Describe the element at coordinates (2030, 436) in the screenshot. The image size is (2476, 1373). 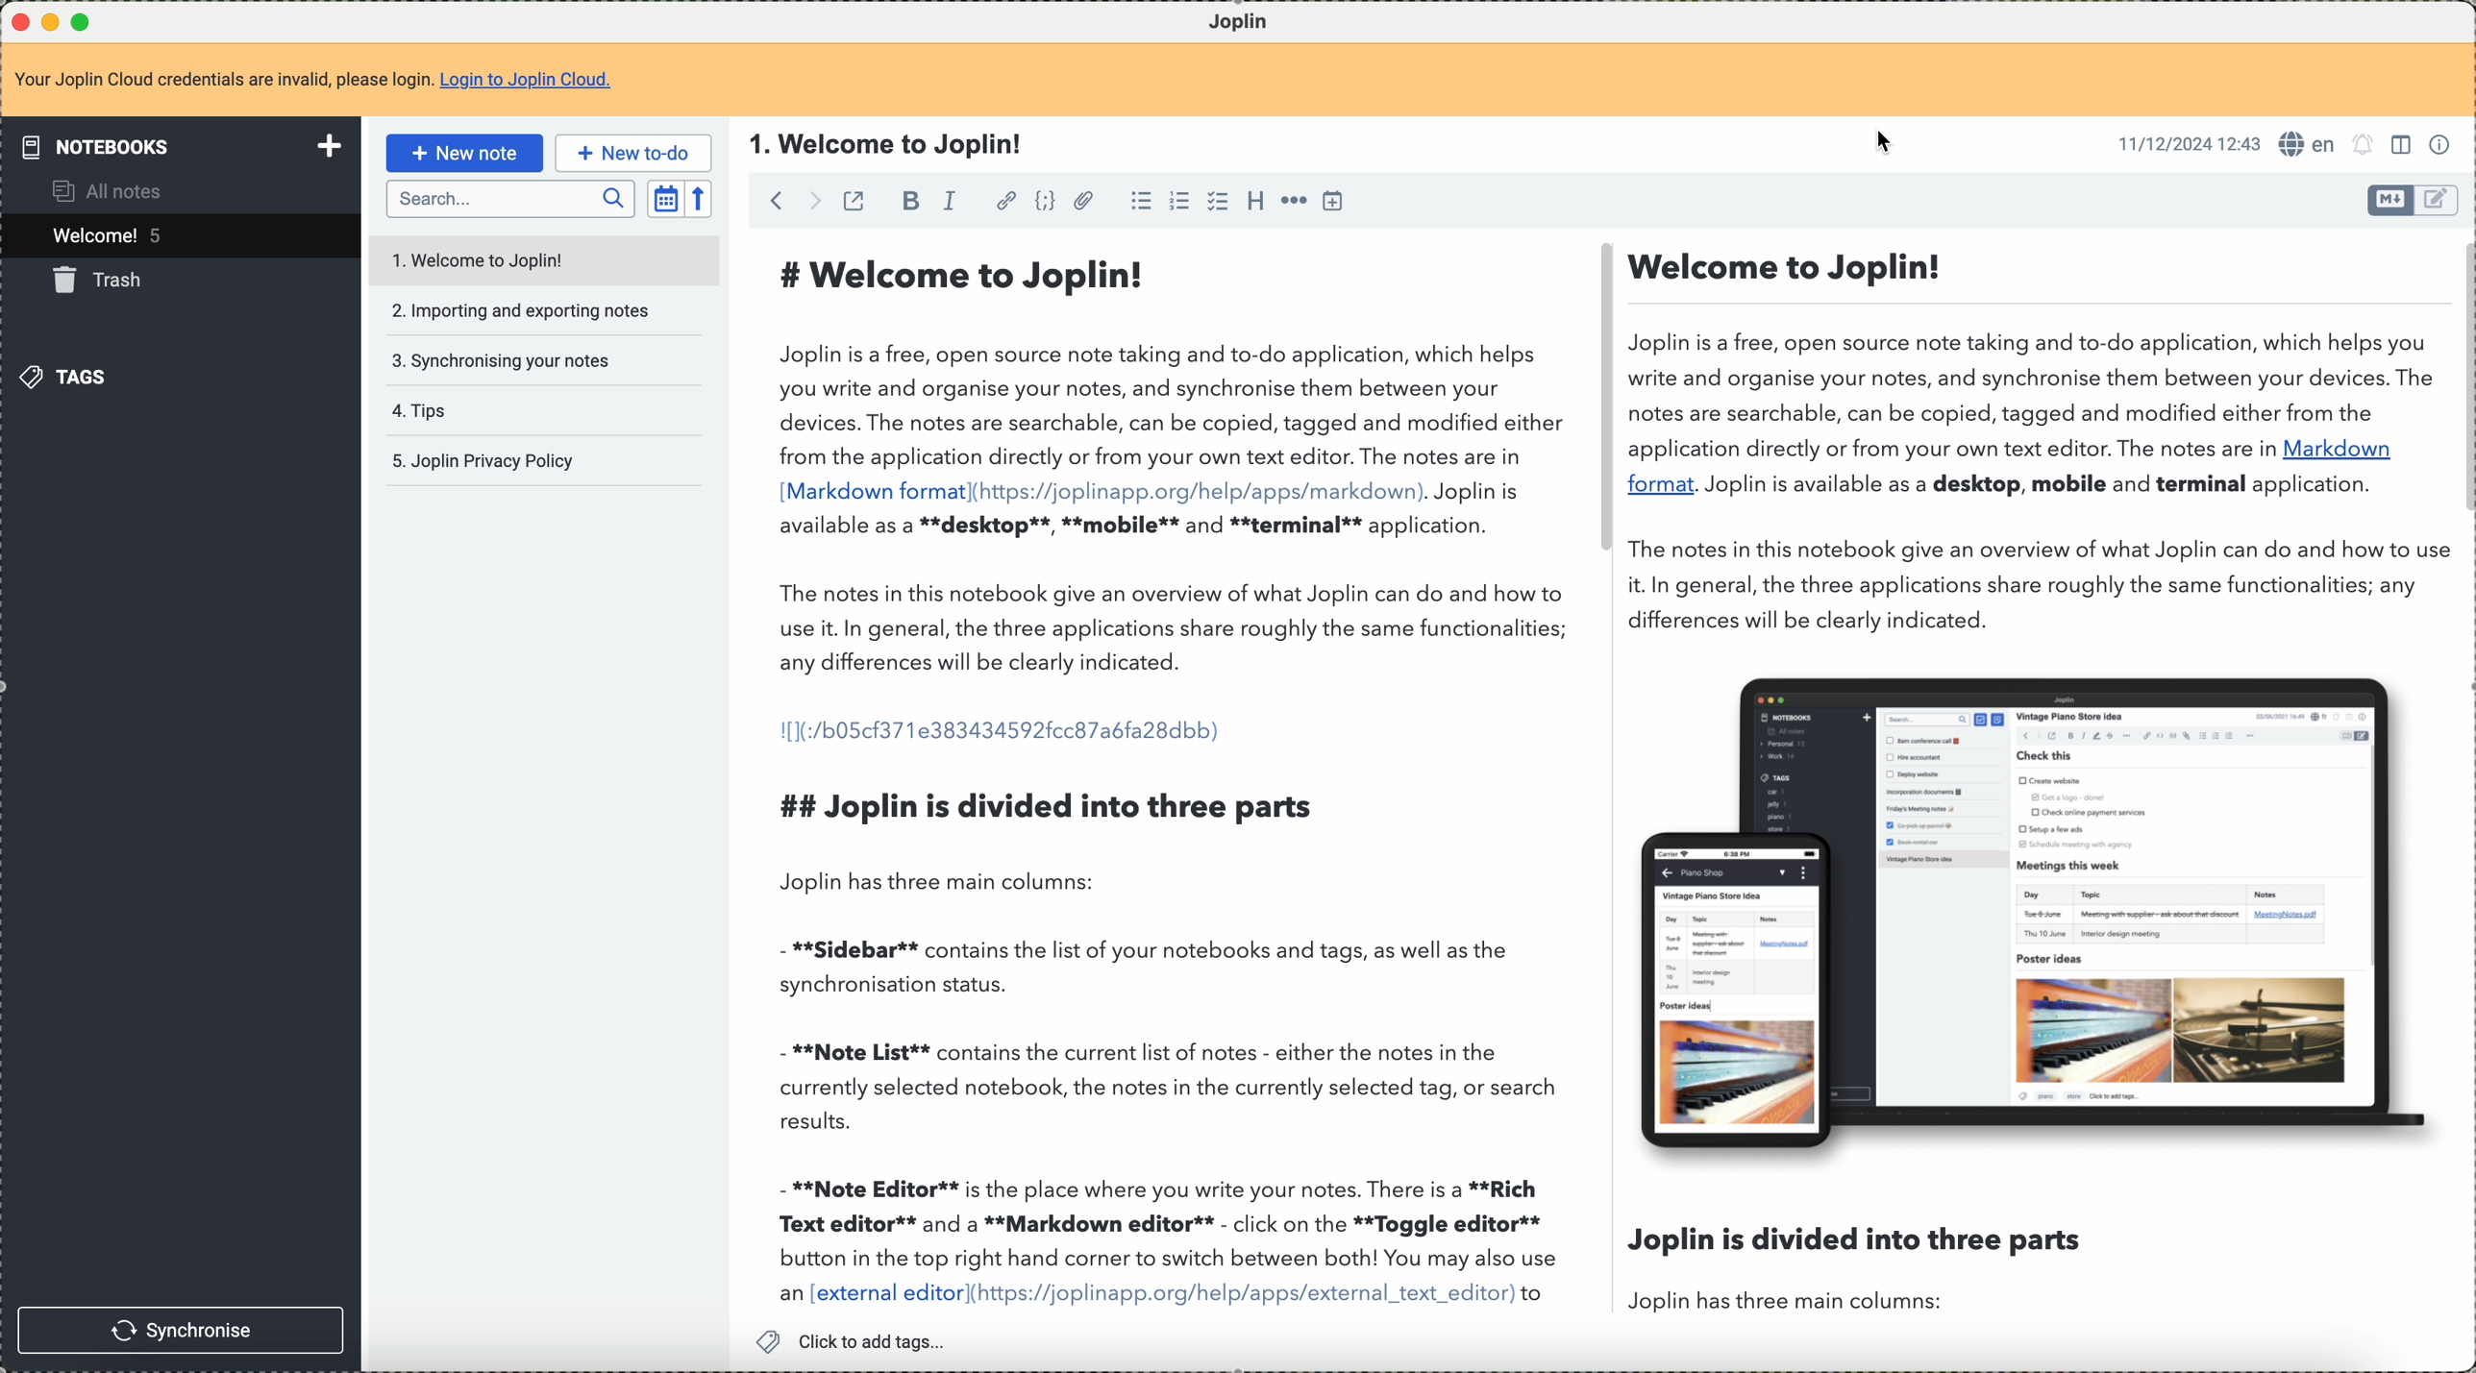
I see `.
Welcome to Joplin!
Joplin is a free, open source note taking and to-do application, which helps you
write and organise your notes, and synchronise them between your devices. The
notes are searchable, can be copied, tagged and modified either from the
application directly or from your own text editor. The notes are in Markdown
format. Joplin is available as a desktop, mobile and terminal application.
The notes in this notebook give an overview of what Joplin can do and how to us
it. In general, the three applications share roughly the same functionalities; any
differences will be clearly indicated.` at that location.